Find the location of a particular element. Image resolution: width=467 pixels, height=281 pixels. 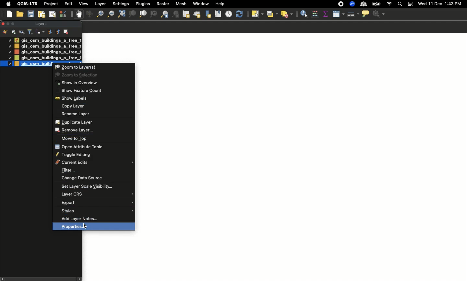

Open is located at coordinates (21, 14).